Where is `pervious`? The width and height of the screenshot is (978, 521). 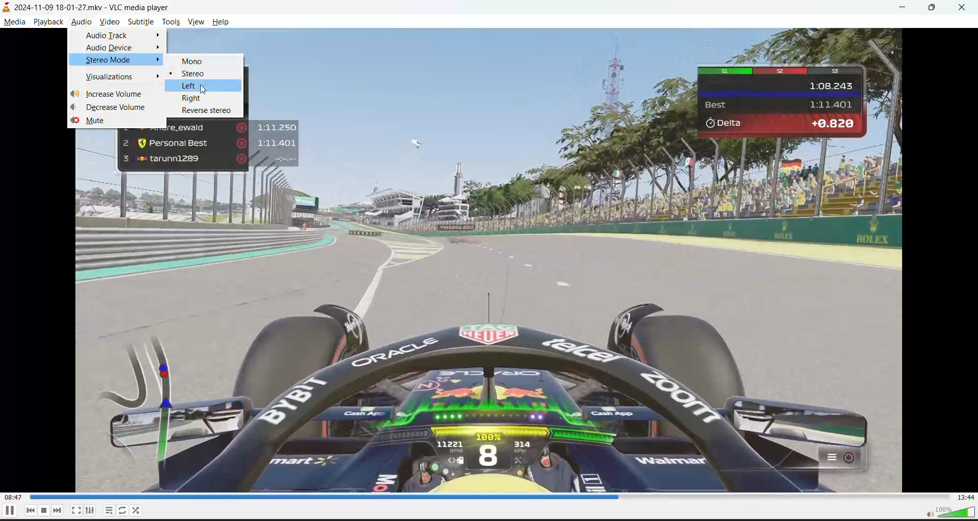 pervious is located at coordinates (30, 510).